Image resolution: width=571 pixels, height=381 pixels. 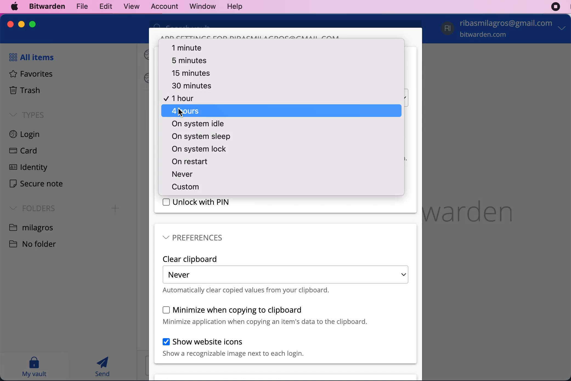 I want to click on app settings, so click(x=250, y=36).